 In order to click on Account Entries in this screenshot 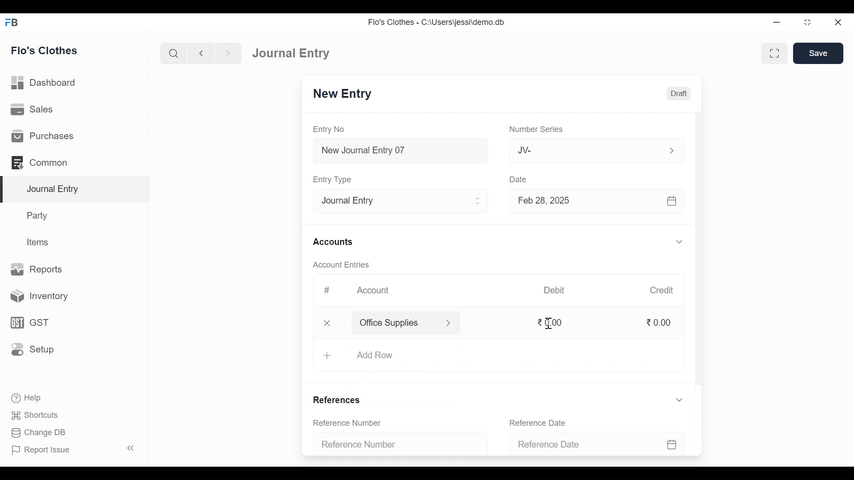, I will do `click(341, 264)`.